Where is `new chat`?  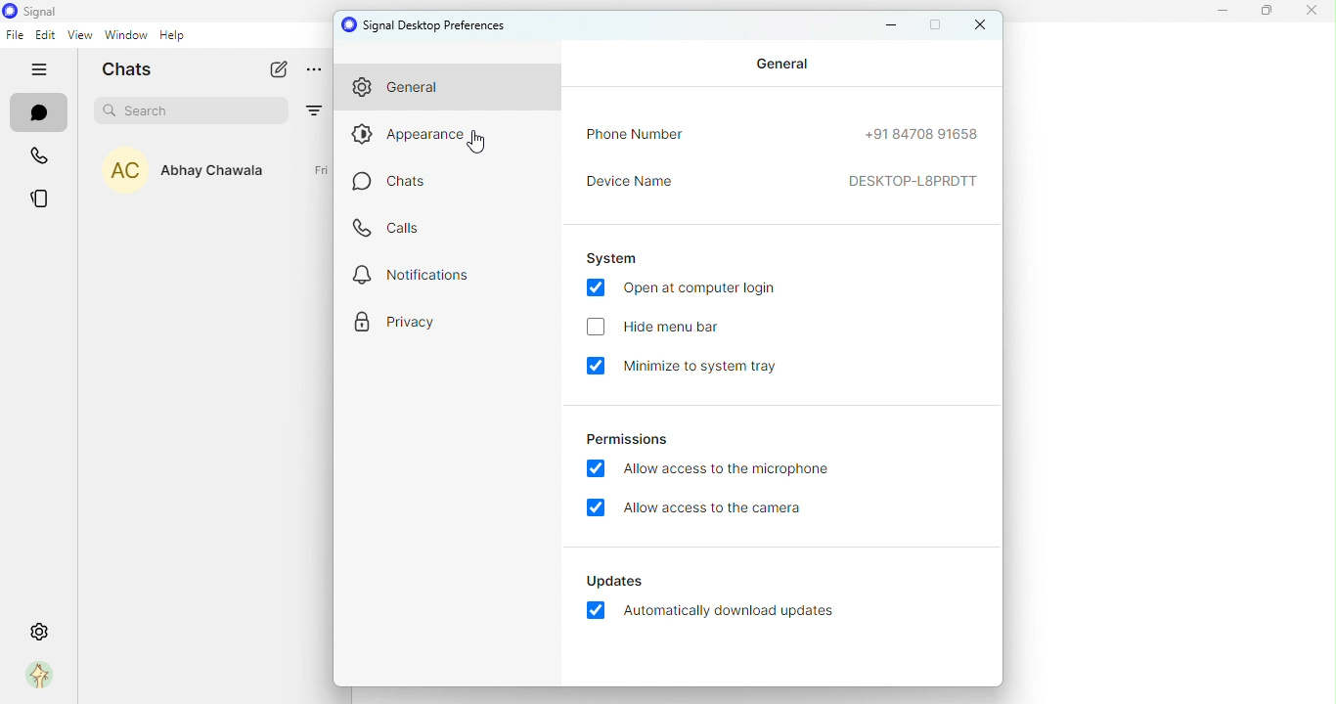
new chat is located at coordinates (278, 69).